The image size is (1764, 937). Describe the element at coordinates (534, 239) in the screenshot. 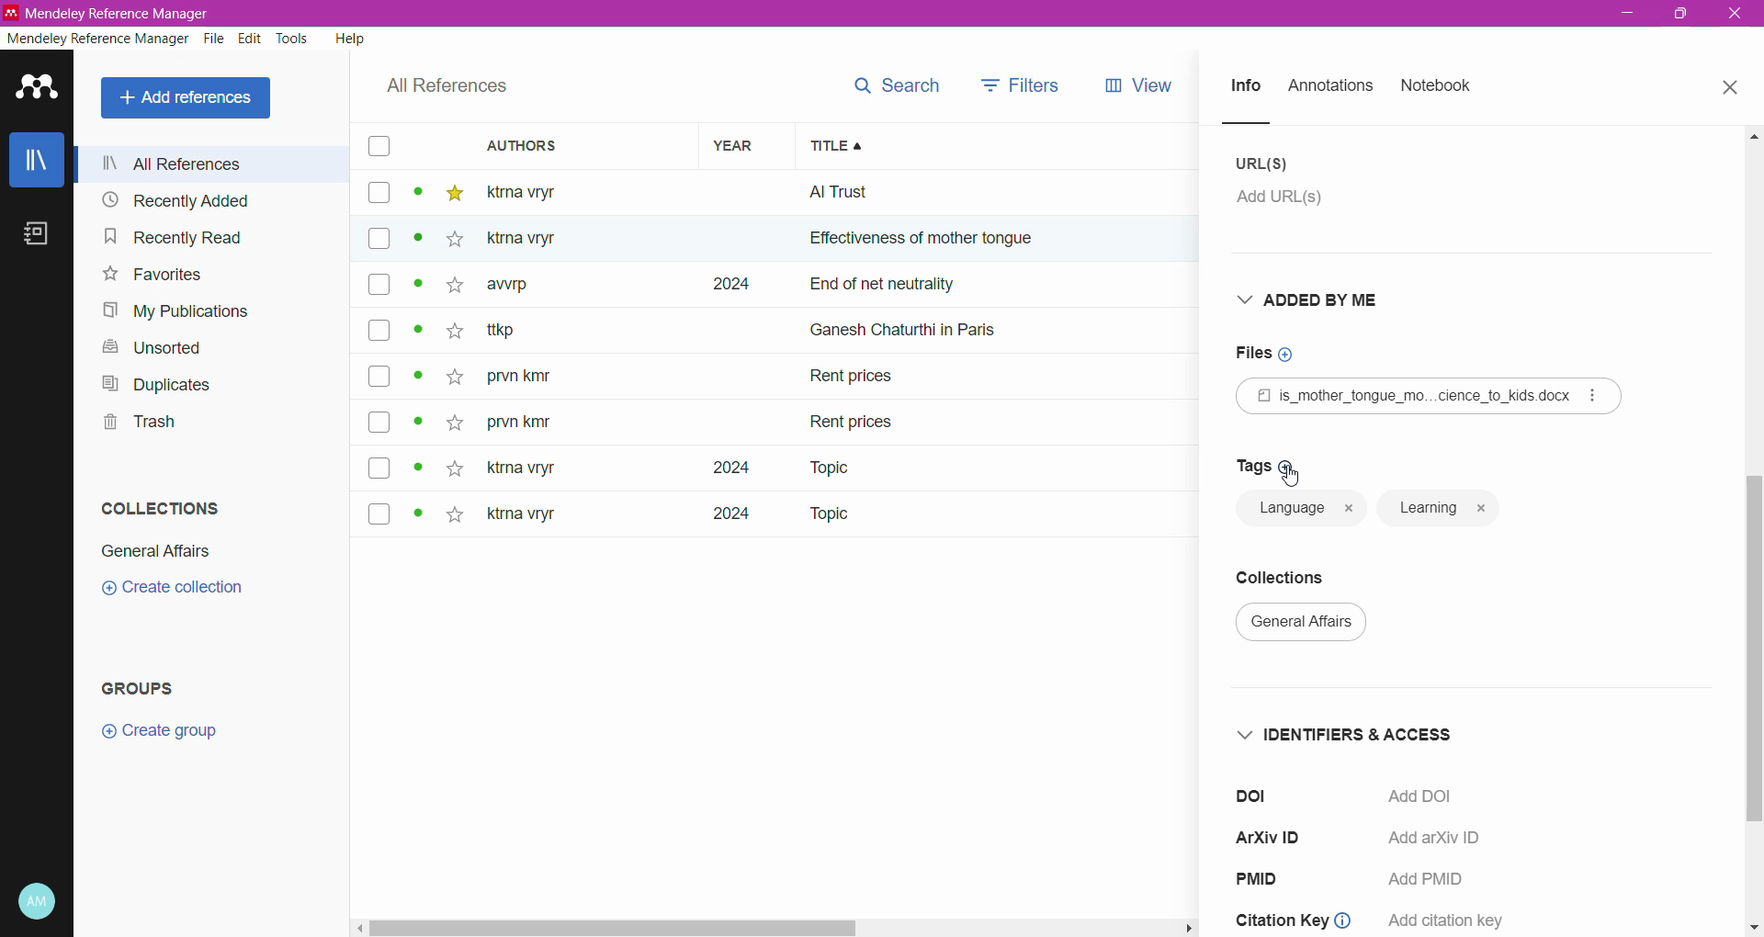

I see `` at that location.